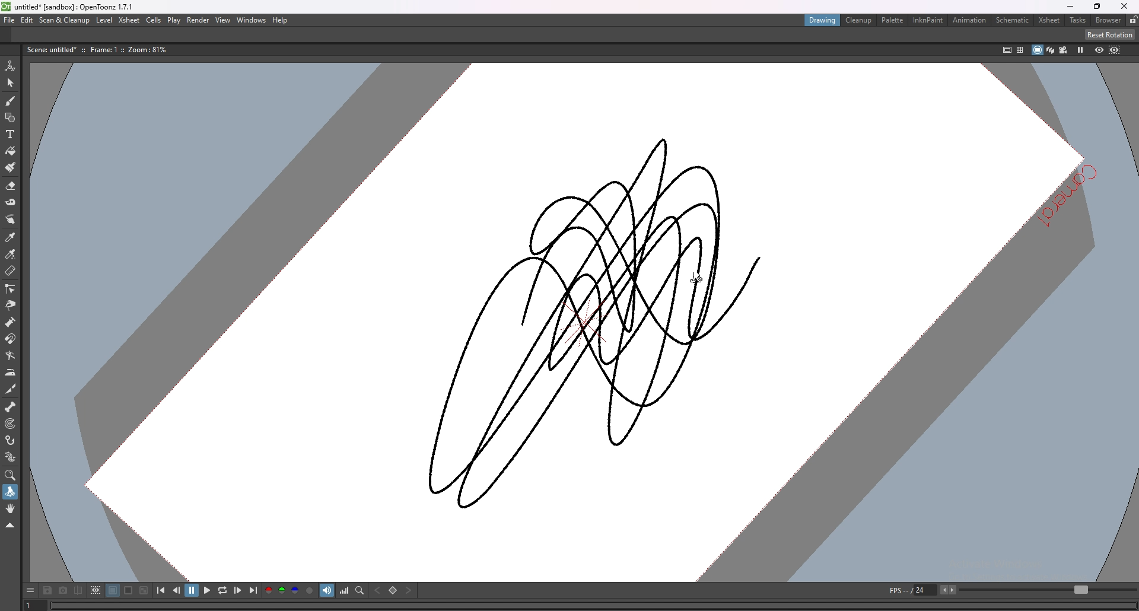 This screenshot has height=611, width=1139. Describe the element at coordinates (10, 118) in the screenshot. I see `shapes tool` at that location.